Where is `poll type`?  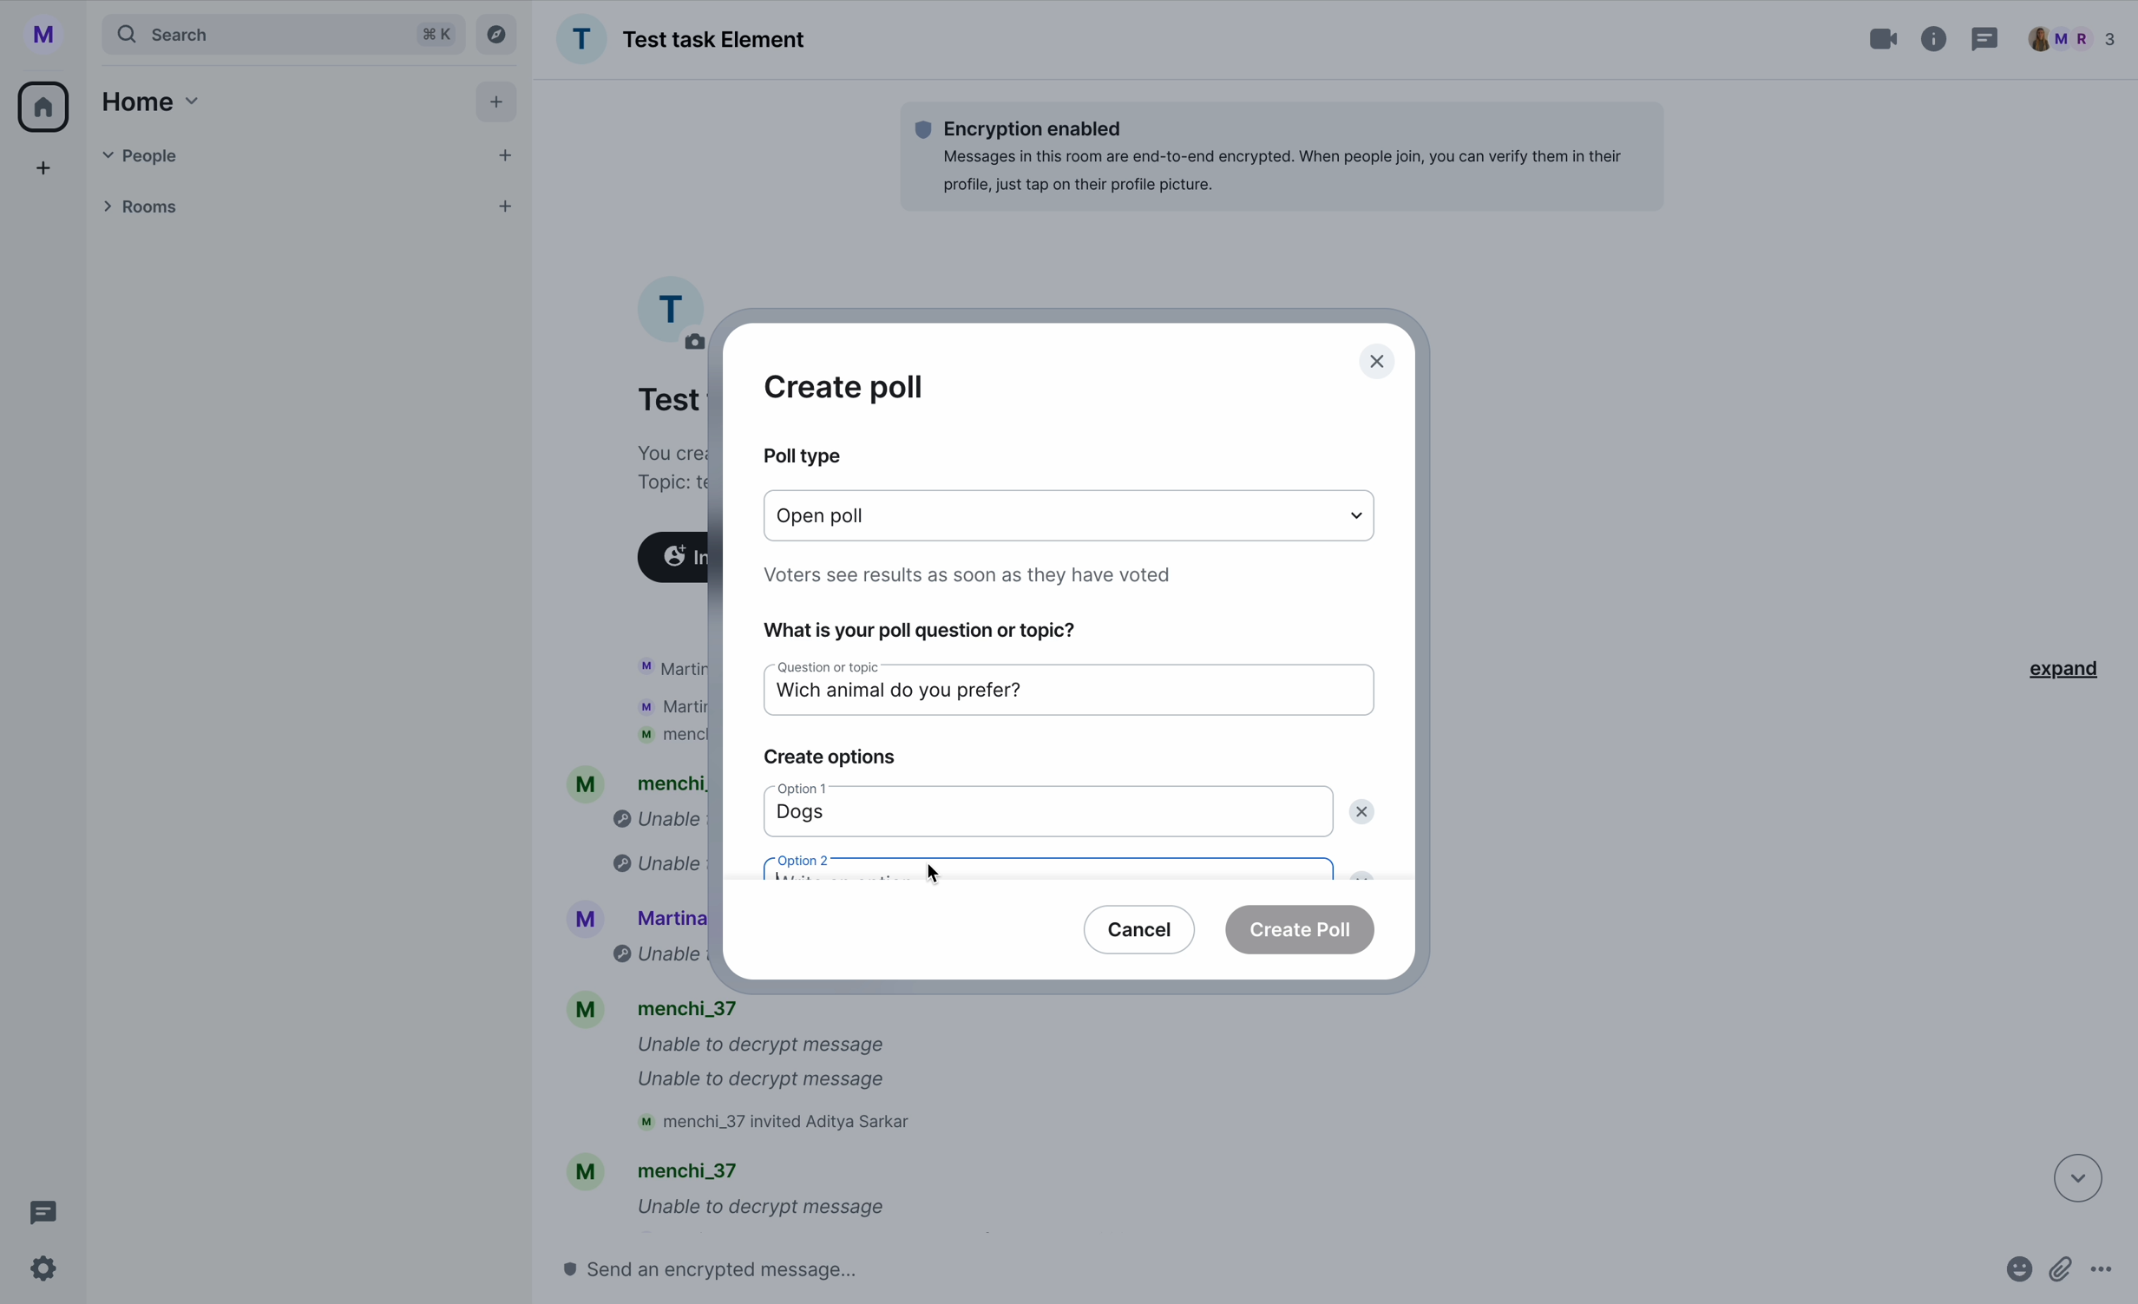
poll type is located at coordinates (800, 455).